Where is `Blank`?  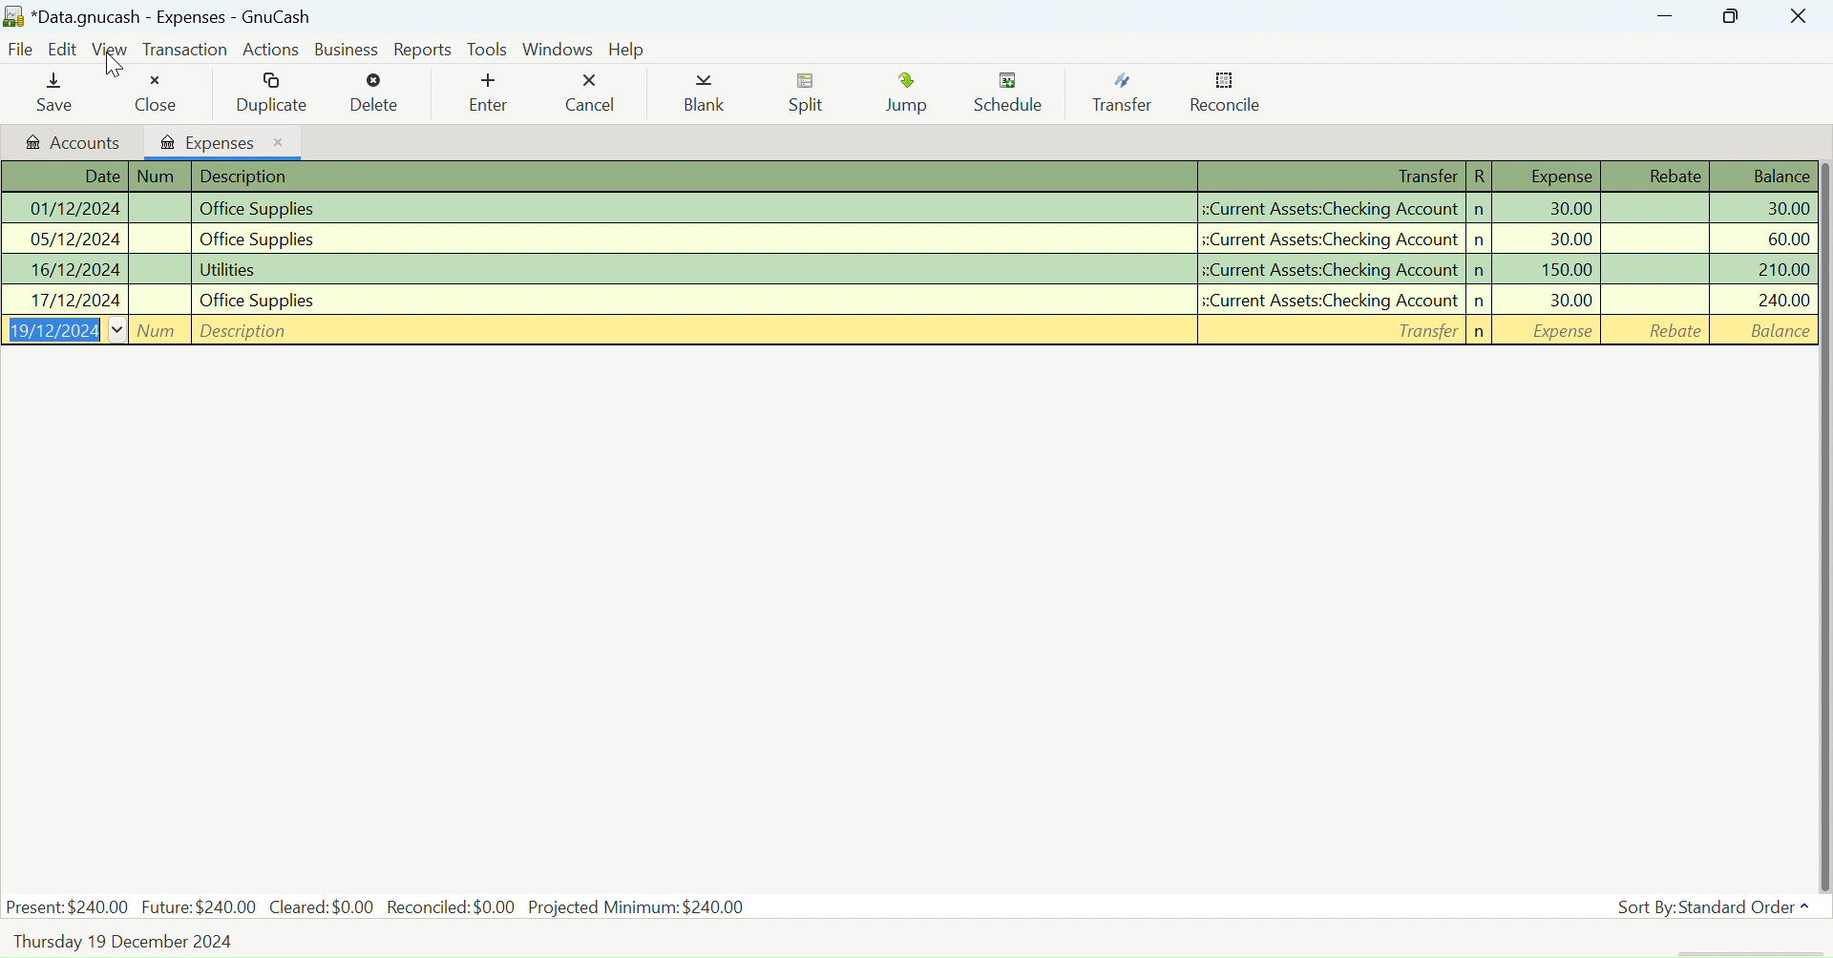
Blank is located at coordinates (705, 97).